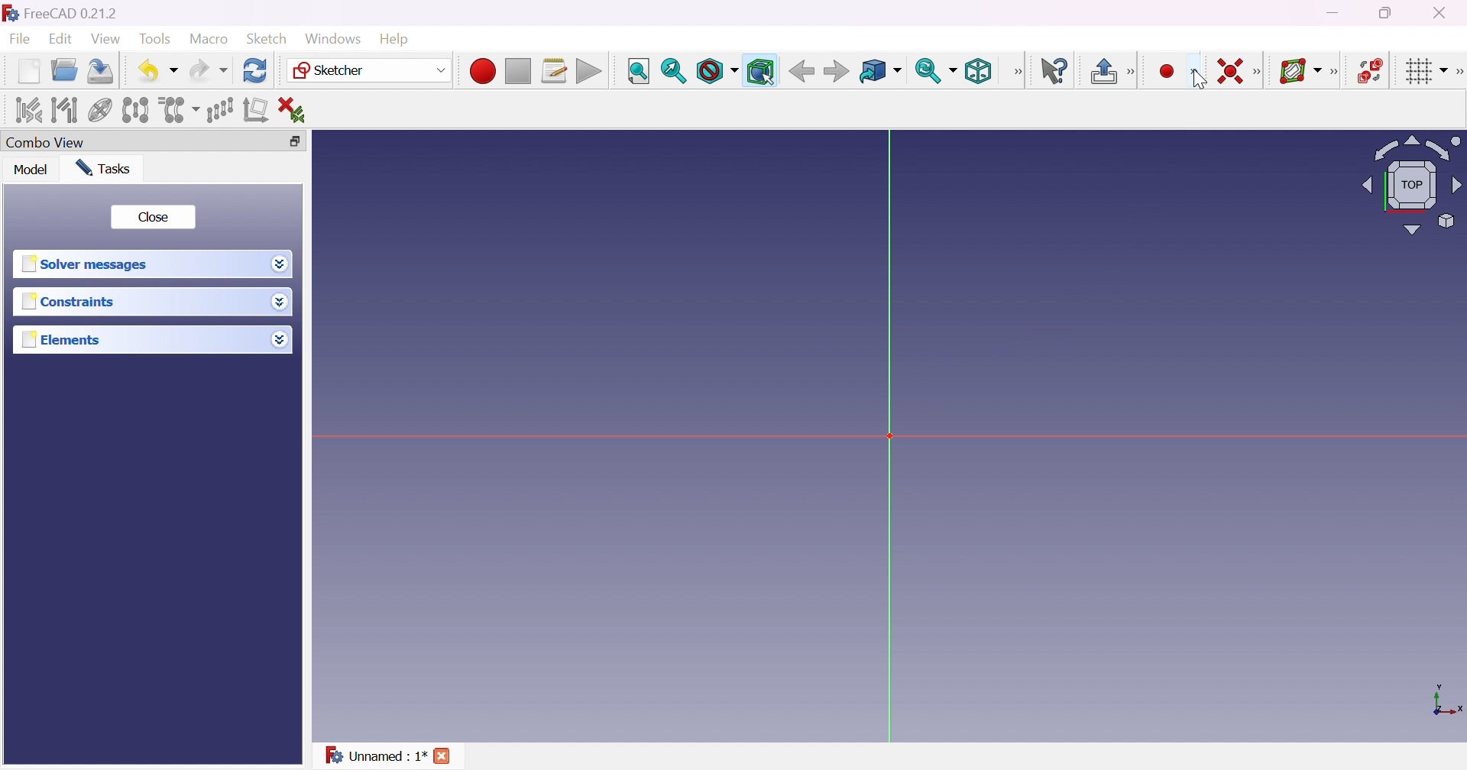 The height and width of the screenshot is (770, 1467). I want to click on Show/hide internal geometry, so click(101, 110).